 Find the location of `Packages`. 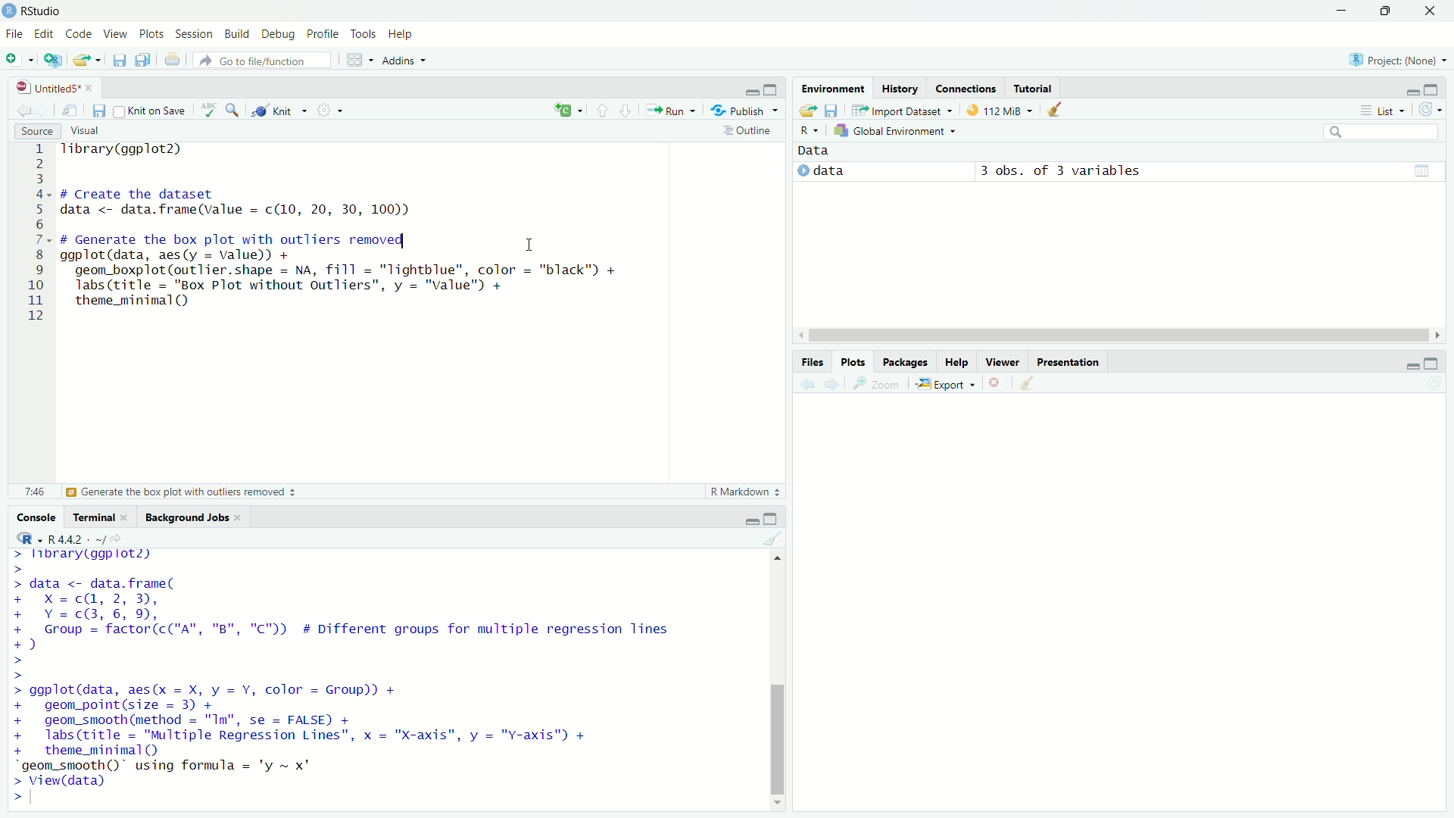

Packages is located at coordinates (903, 361).